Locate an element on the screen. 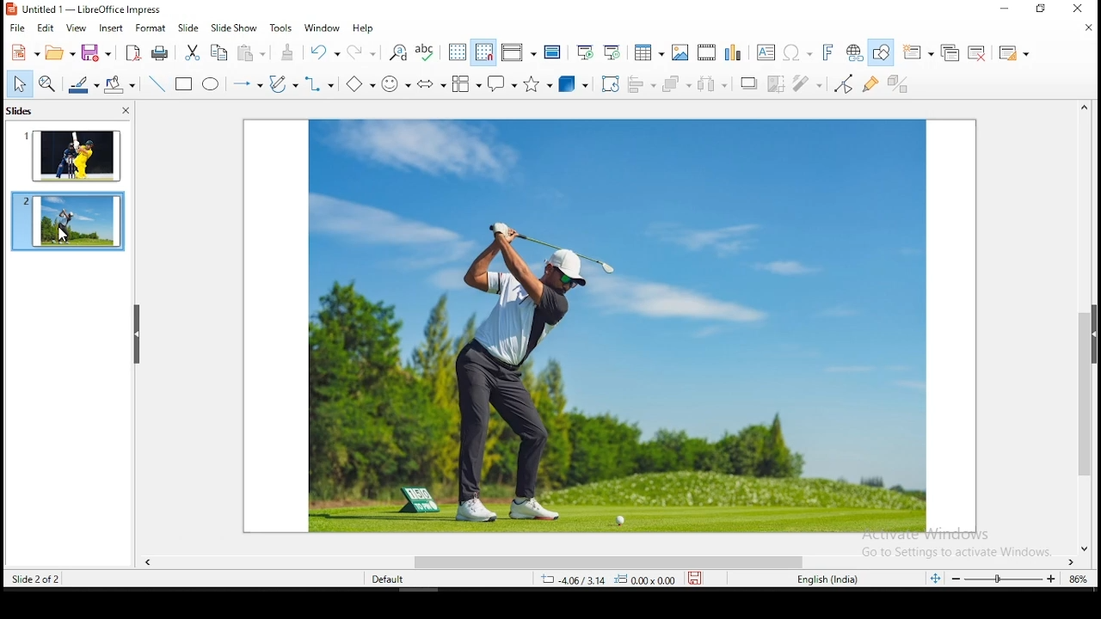 The width and height of the screenshot is (1101, 619). english (india) is located at coordinates (823, 579).